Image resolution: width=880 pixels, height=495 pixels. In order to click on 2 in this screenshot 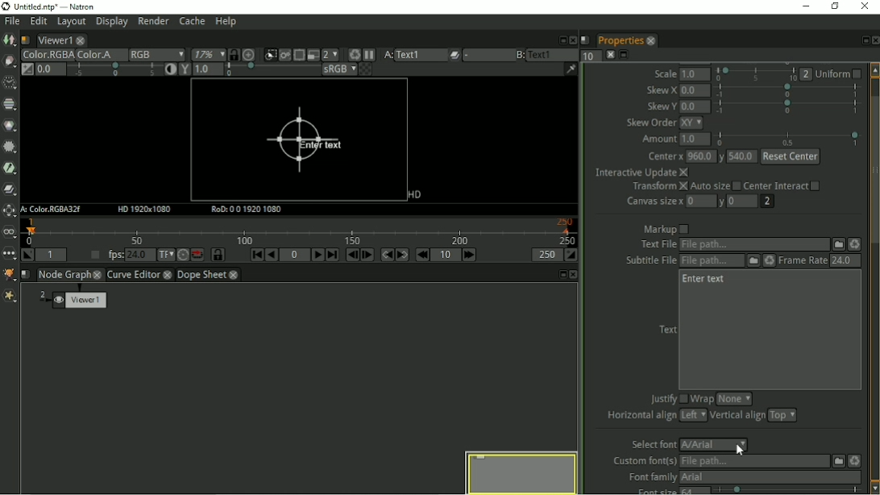, I will do `click(807, 74)`.